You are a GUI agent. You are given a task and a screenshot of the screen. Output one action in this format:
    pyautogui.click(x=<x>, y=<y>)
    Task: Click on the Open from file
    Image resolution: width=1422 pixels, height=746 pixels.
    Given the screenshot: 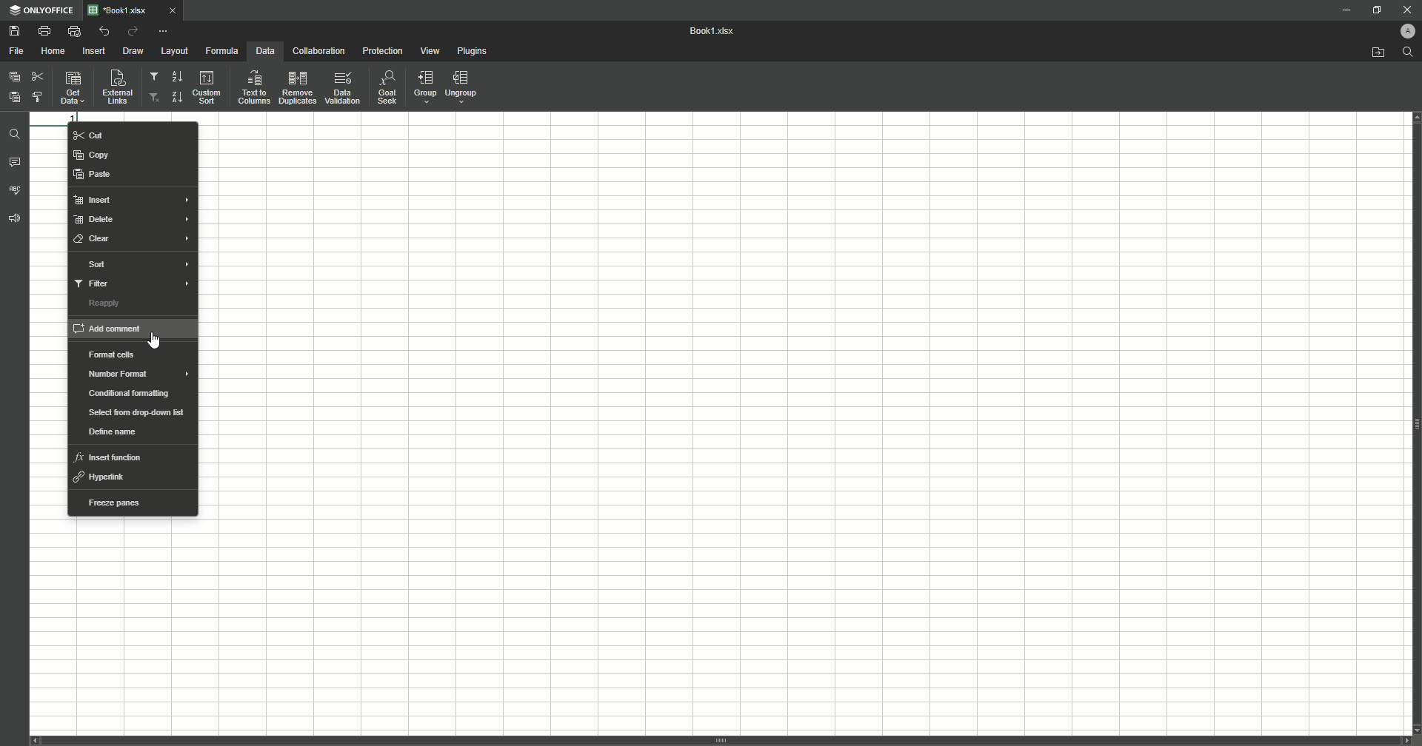 What is the action you would take?
    pyautogui.click(x=1371, y=53)
    